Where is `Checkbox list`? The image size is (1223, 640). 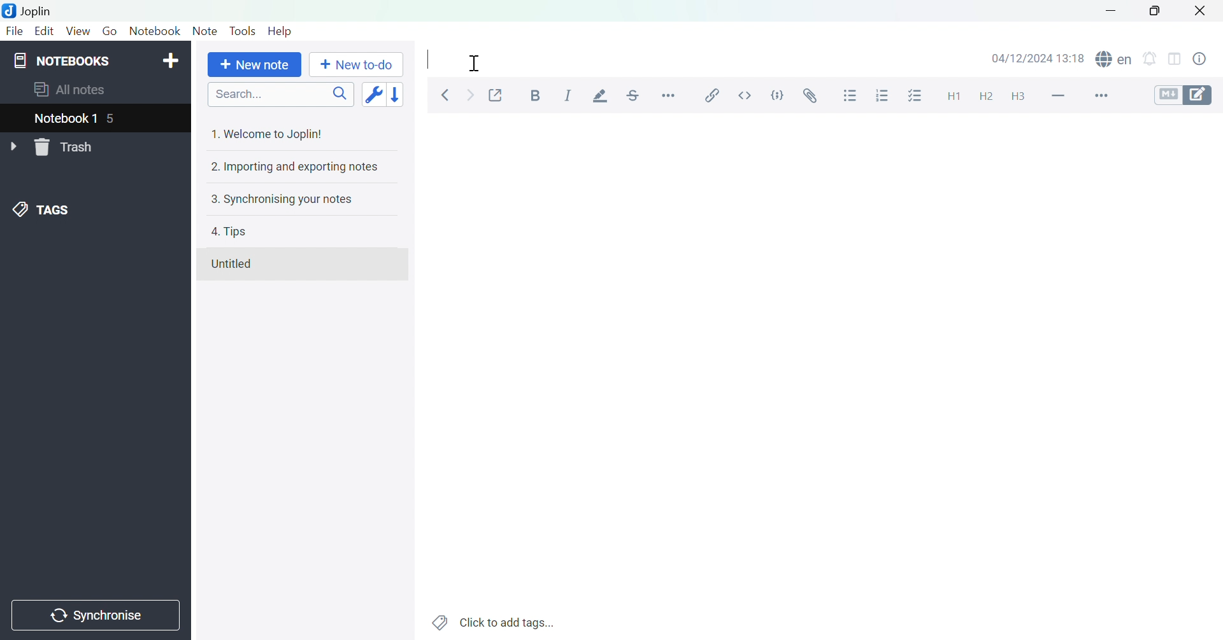
Checkbox list is located at coordinates (913, 97).